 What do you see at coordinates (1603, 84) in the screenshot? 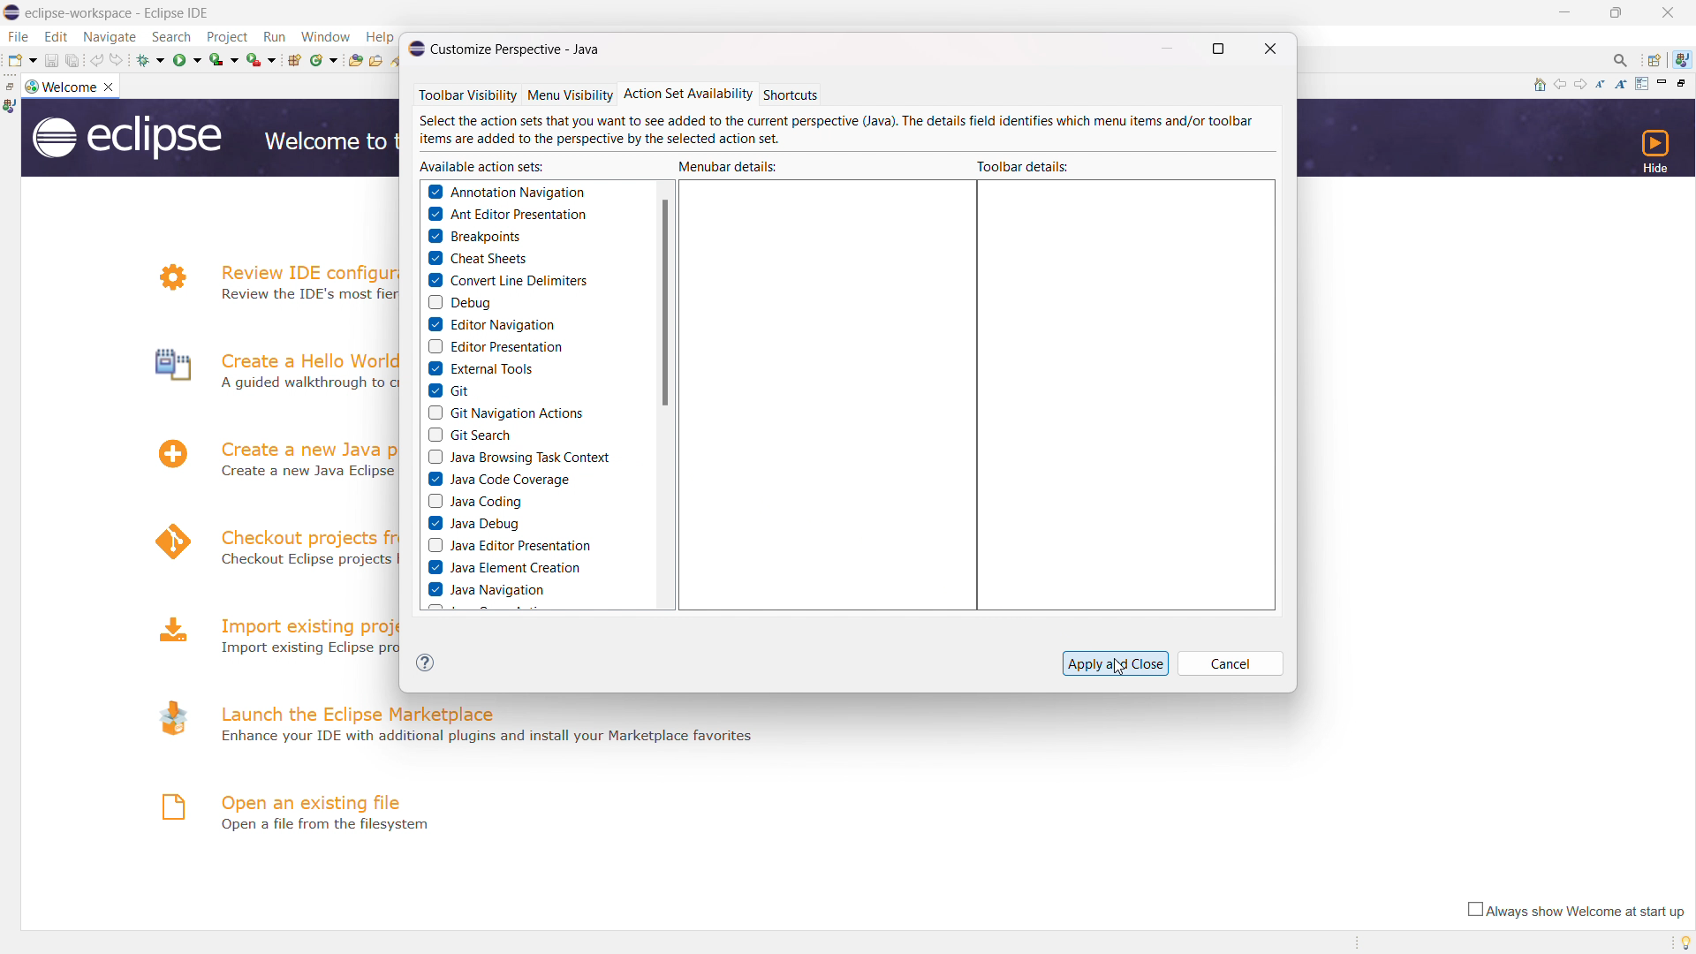
I see `reduce` at bounding box center [1603, 84].